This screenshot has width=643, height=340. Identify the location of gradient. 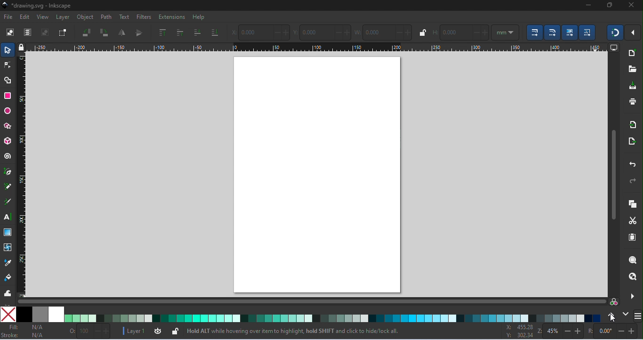
(8, 232).